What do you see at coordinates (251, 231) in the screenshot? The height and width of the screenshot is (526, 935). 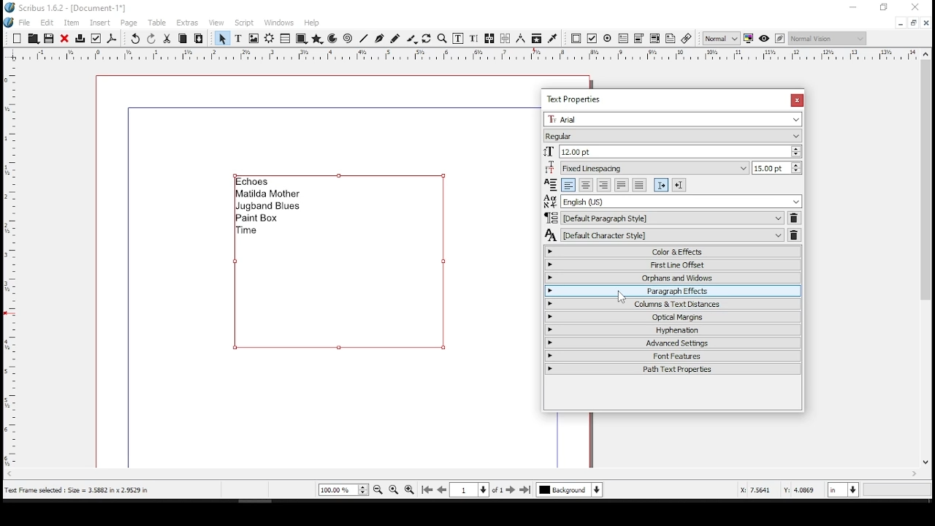 I see `time` at bounding box center [251, 231].